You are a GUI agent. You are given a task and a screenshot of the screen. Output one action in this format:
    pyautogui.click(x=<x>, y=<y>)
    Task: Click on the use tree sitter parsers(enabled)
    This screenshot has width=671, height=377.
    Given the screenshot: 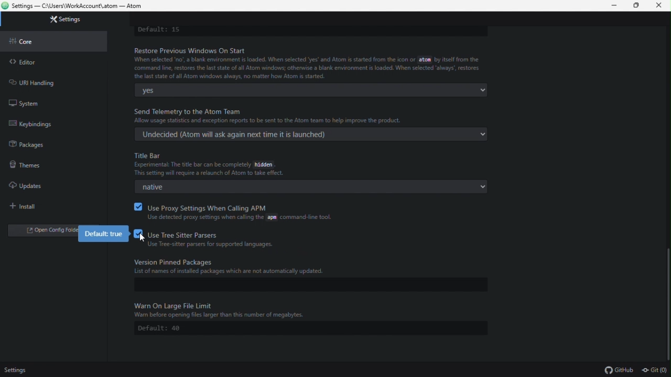 What is the action you would take?
    pyautogui.click(x=213, y=240)
    